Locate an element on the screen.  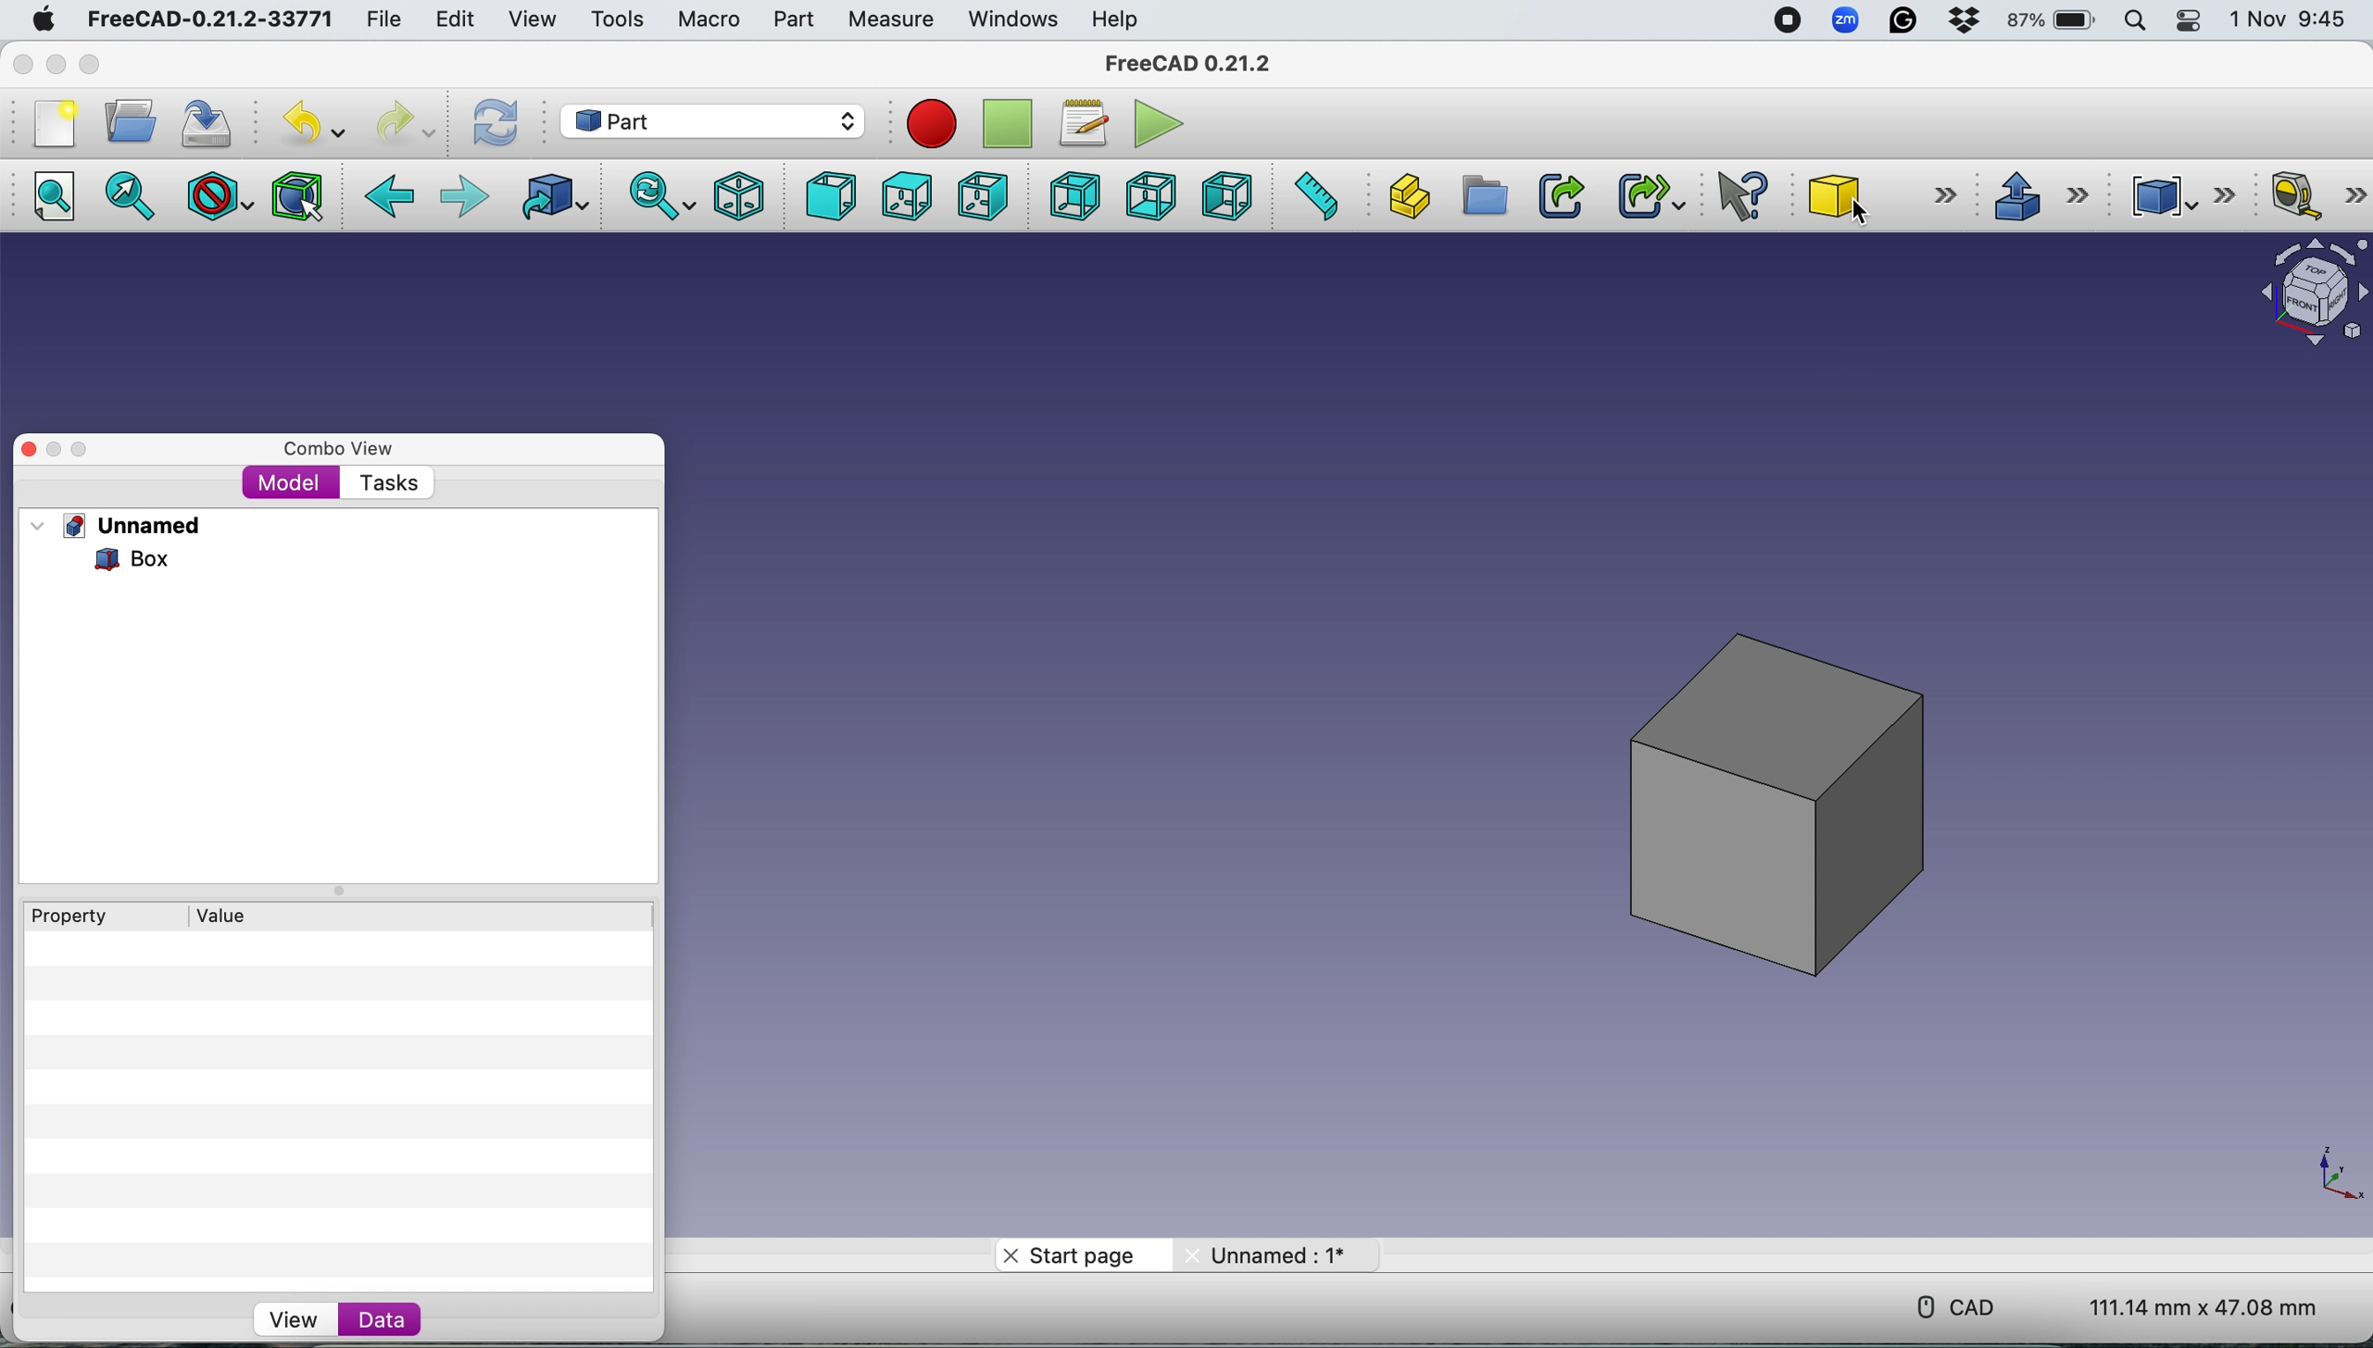
Cursor is located at coordinates (1864, 216).